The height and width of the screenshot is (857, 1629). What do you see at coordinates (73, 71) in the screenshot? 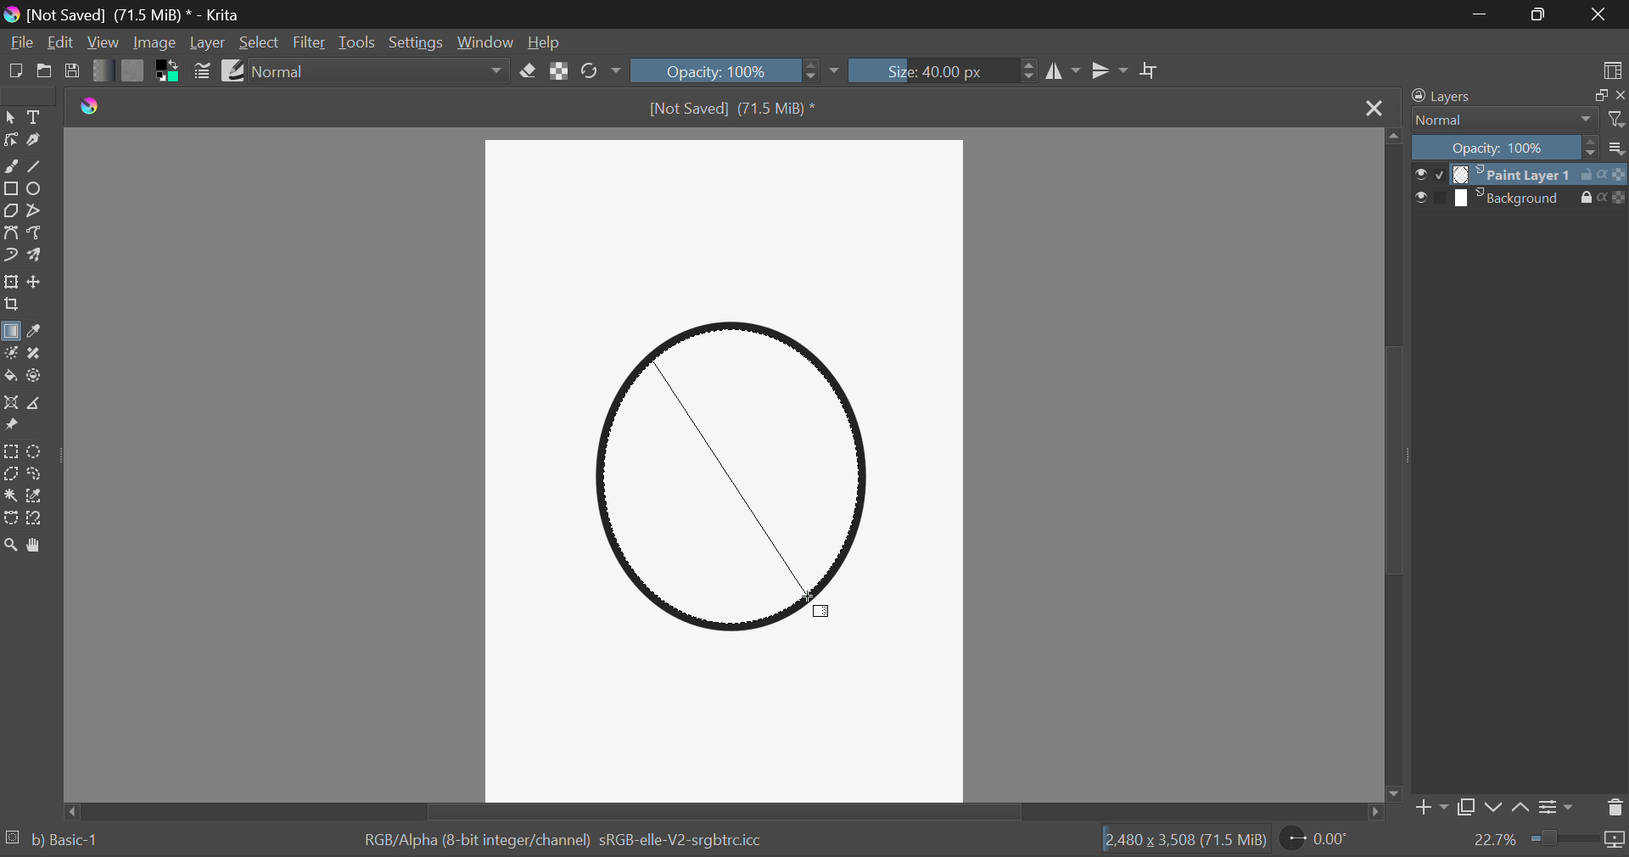
I see `Save` at bounding box center [73, 71].